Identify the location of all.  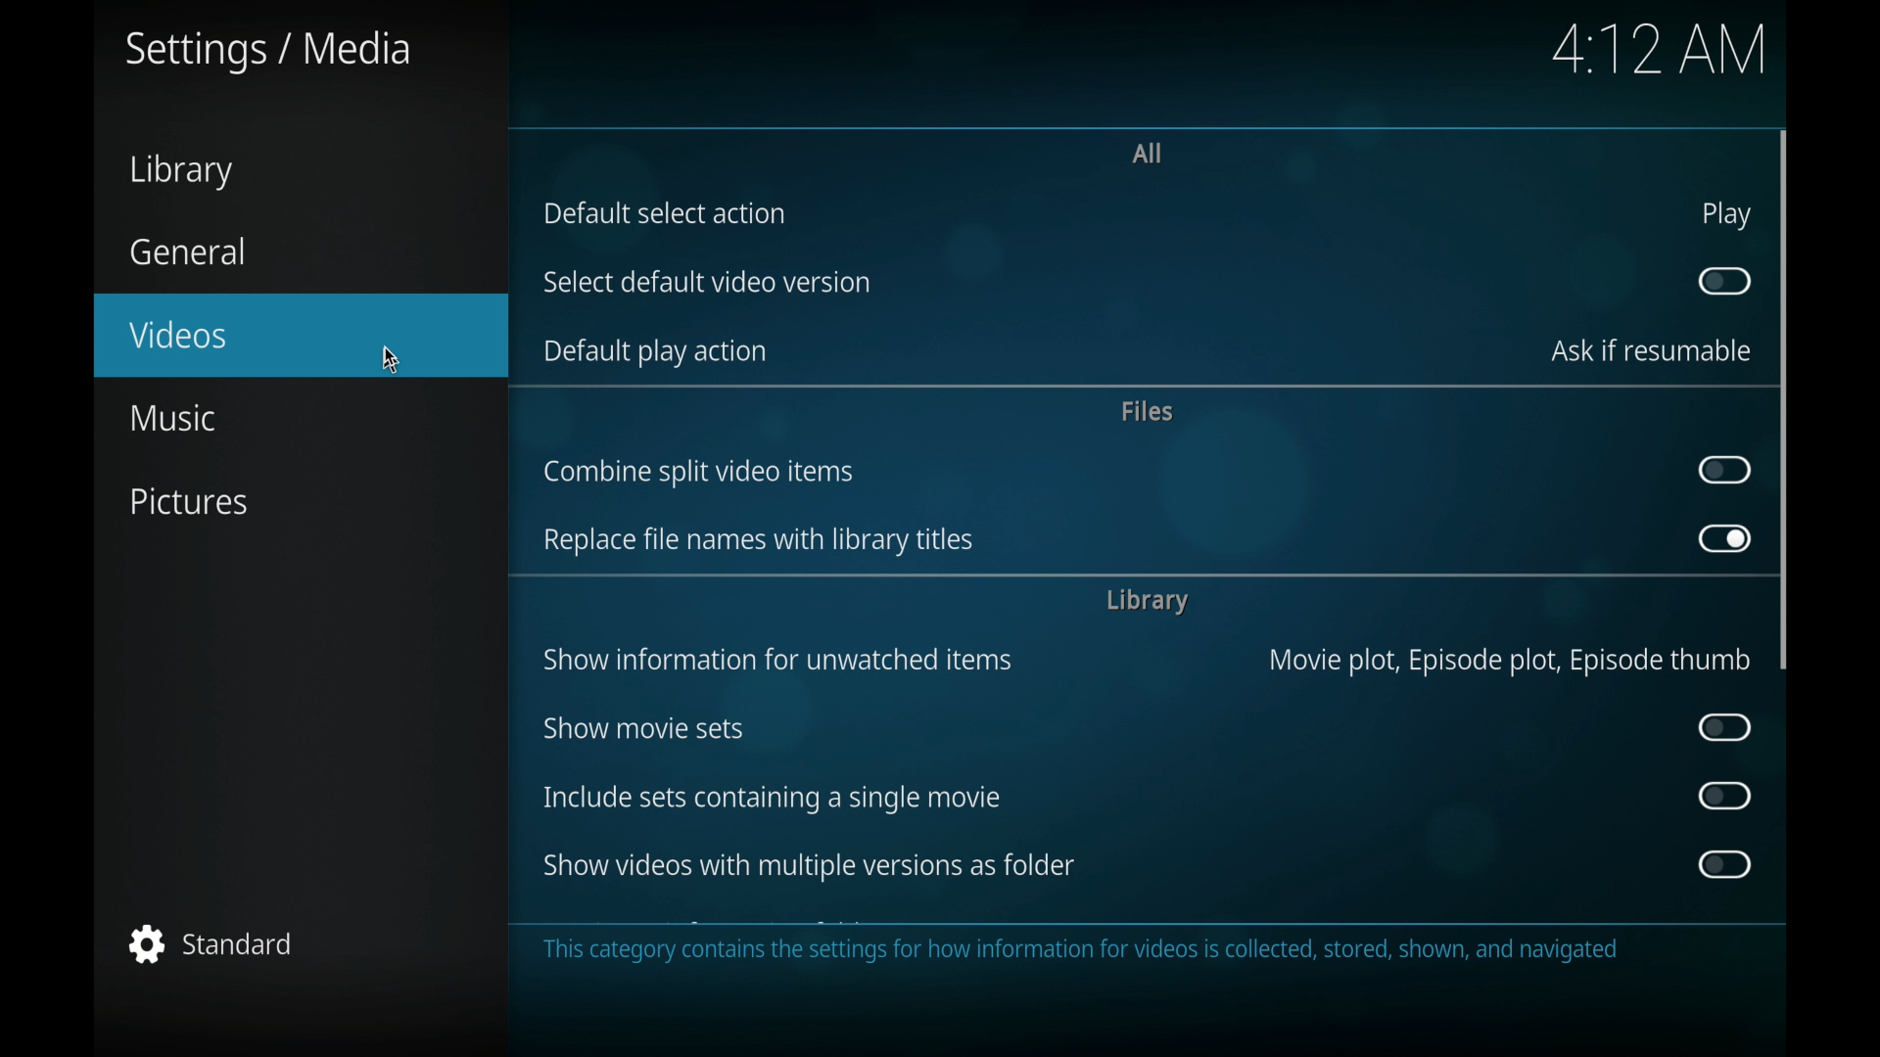
(1148, 153).